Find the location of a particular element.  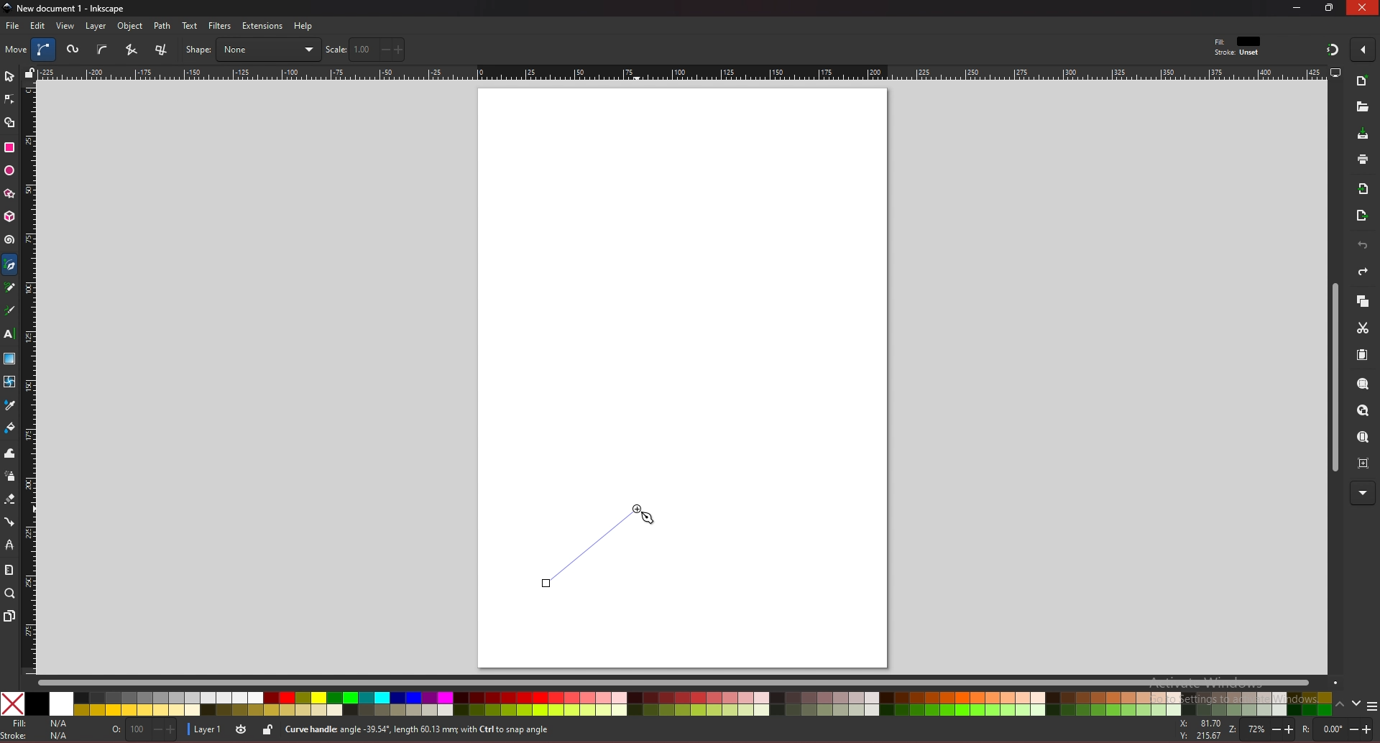

ellipse is located at coordinates (9, 171).